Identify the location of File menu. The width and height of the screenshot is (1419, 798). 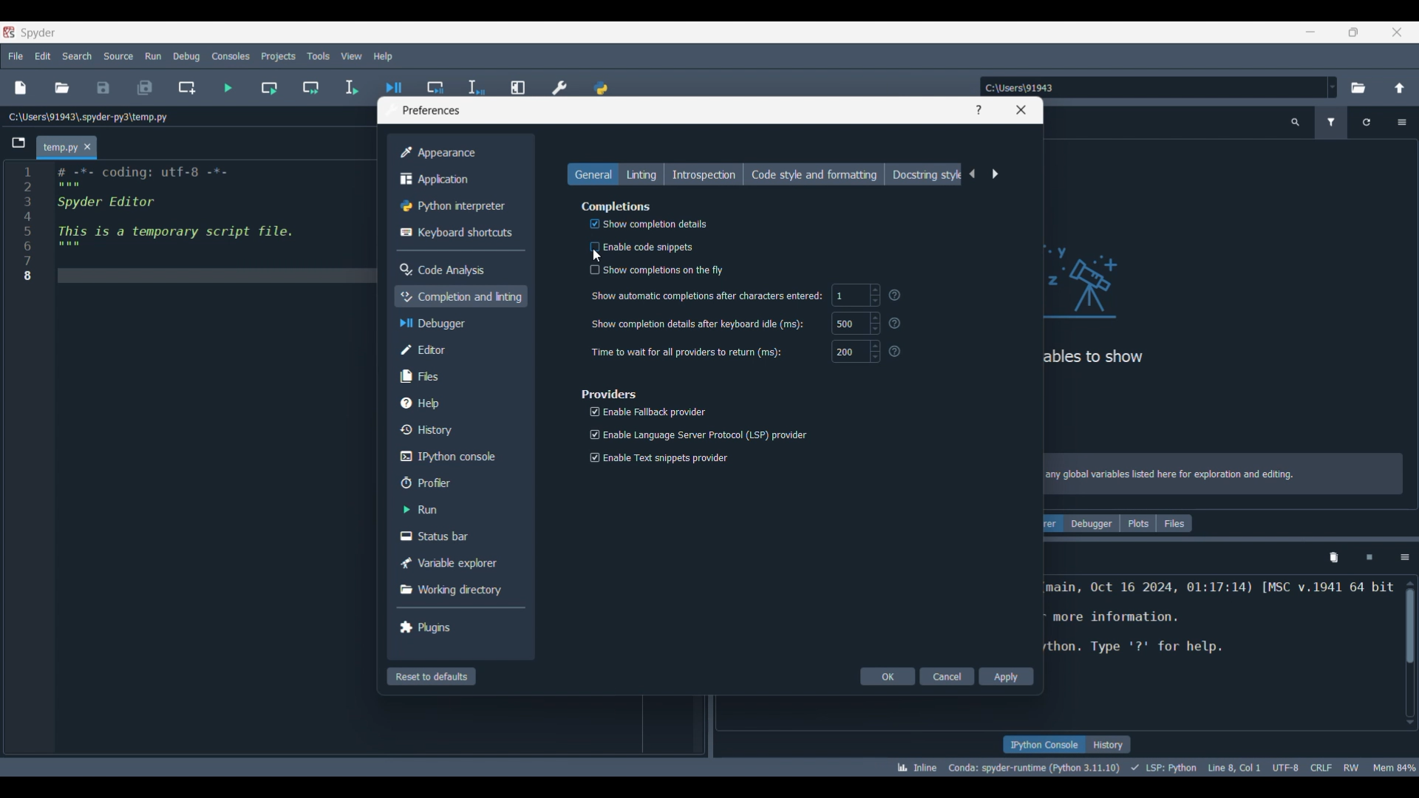
(16, 56).